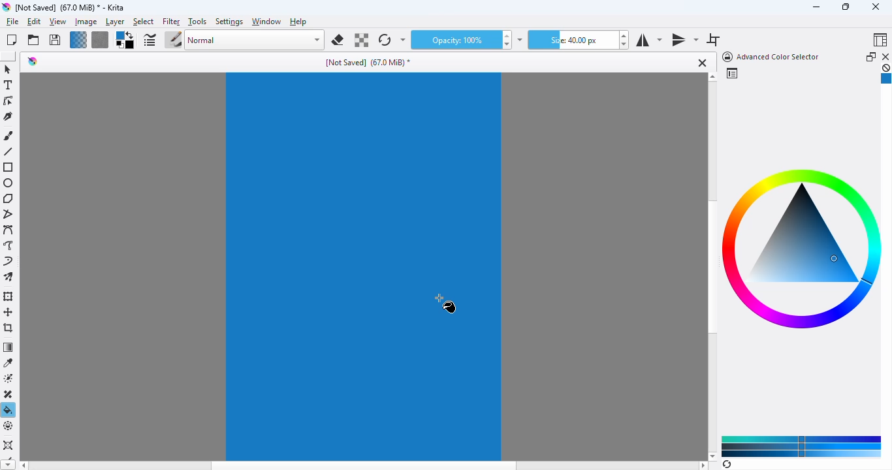  I want to click on rectangle tool, so click(9, 167).